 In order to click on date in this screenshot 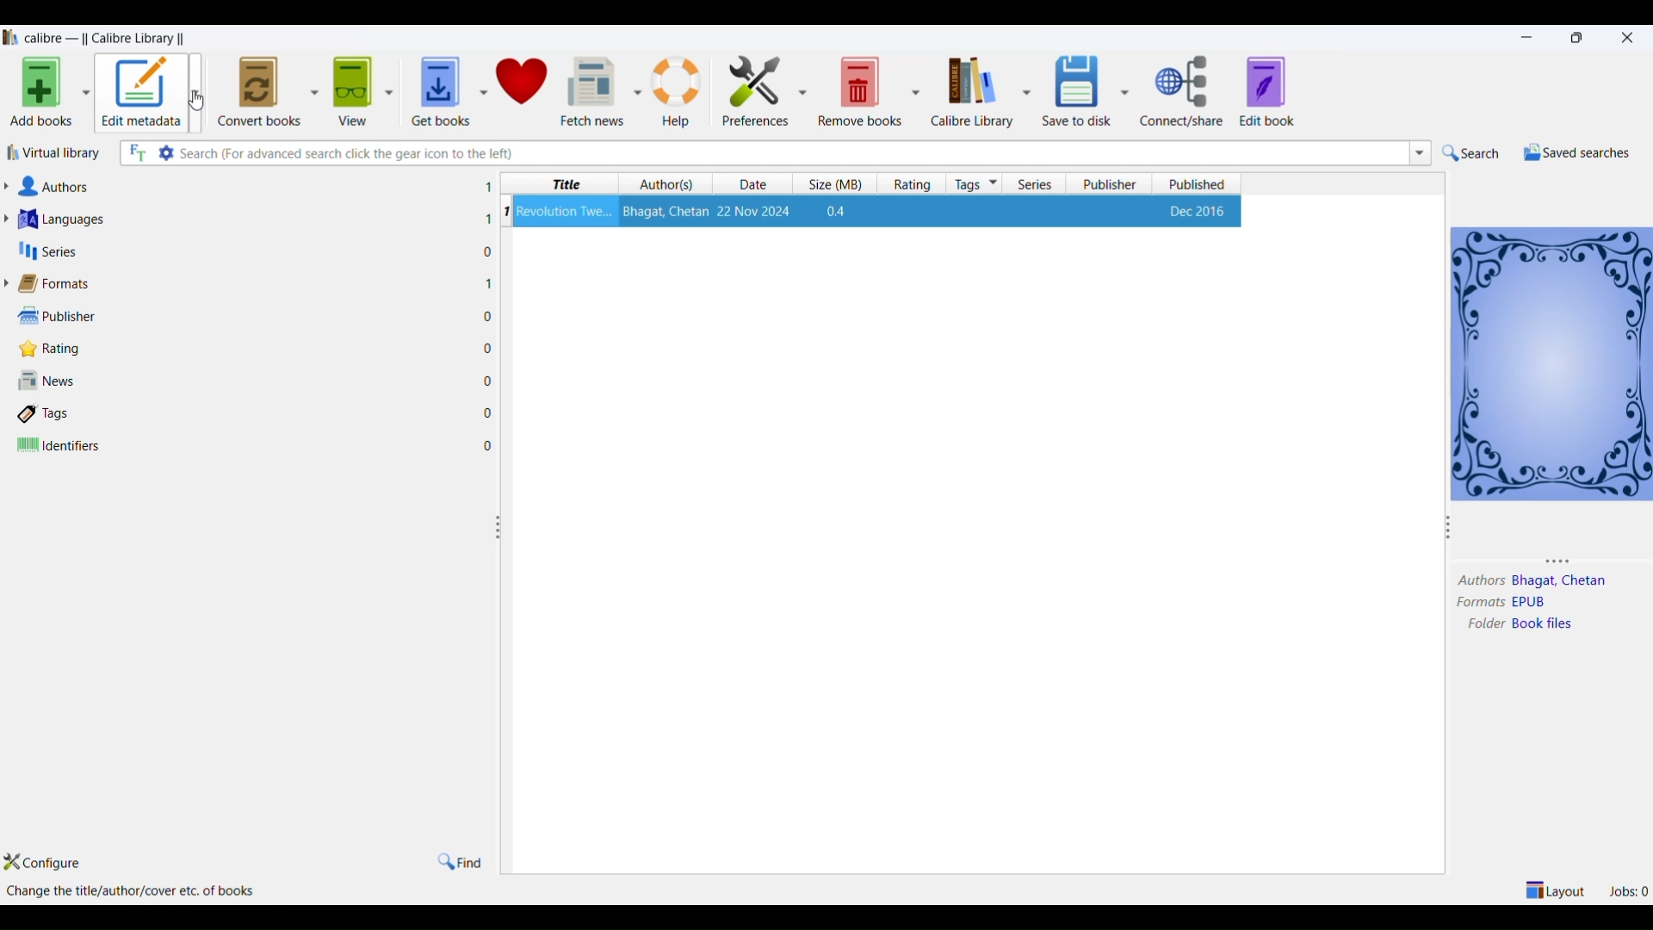, I will do `click(757, 185)`.